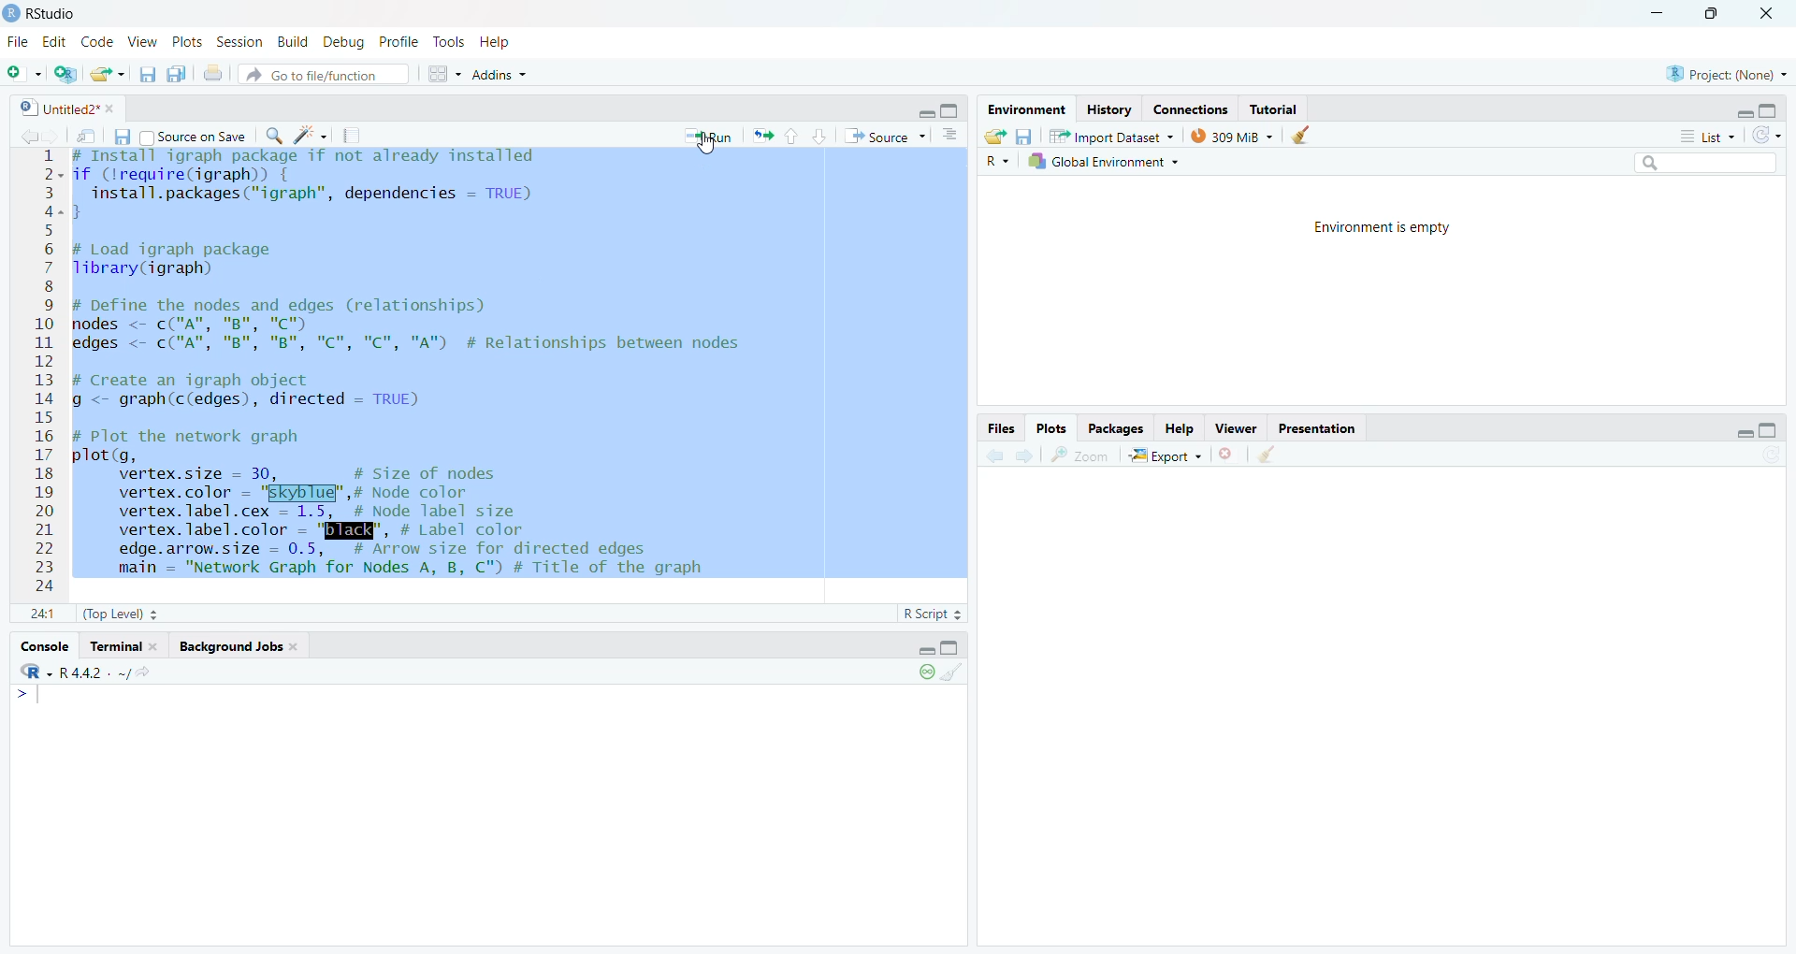 Image resolution: width=1796 pixels, height=954 pixels. What do you see at coordinates (144, 43) in the screenshot?
I see `View` at bounding box center [144, 43].